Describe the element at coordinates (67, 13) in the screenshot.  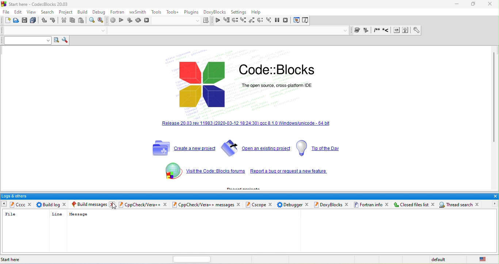
I see `project` at that location.